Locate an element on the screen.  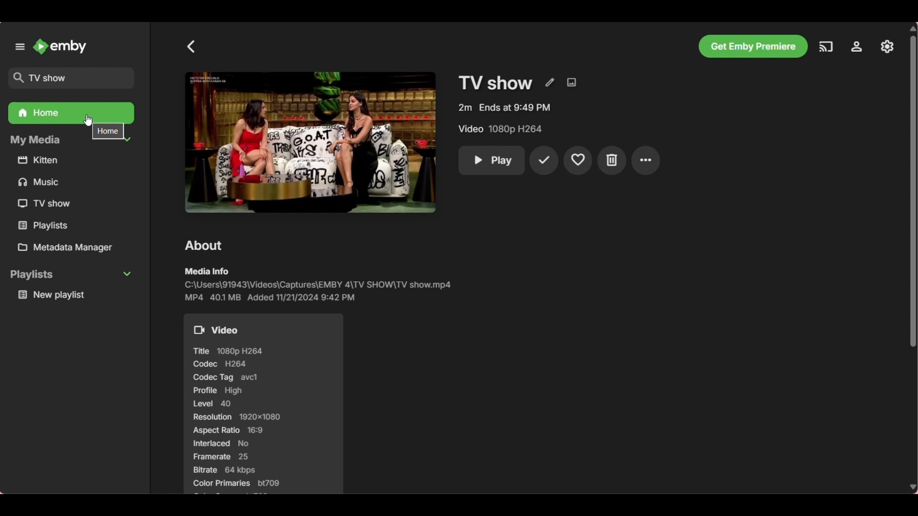
Delete is located at coordinates (612, 160).